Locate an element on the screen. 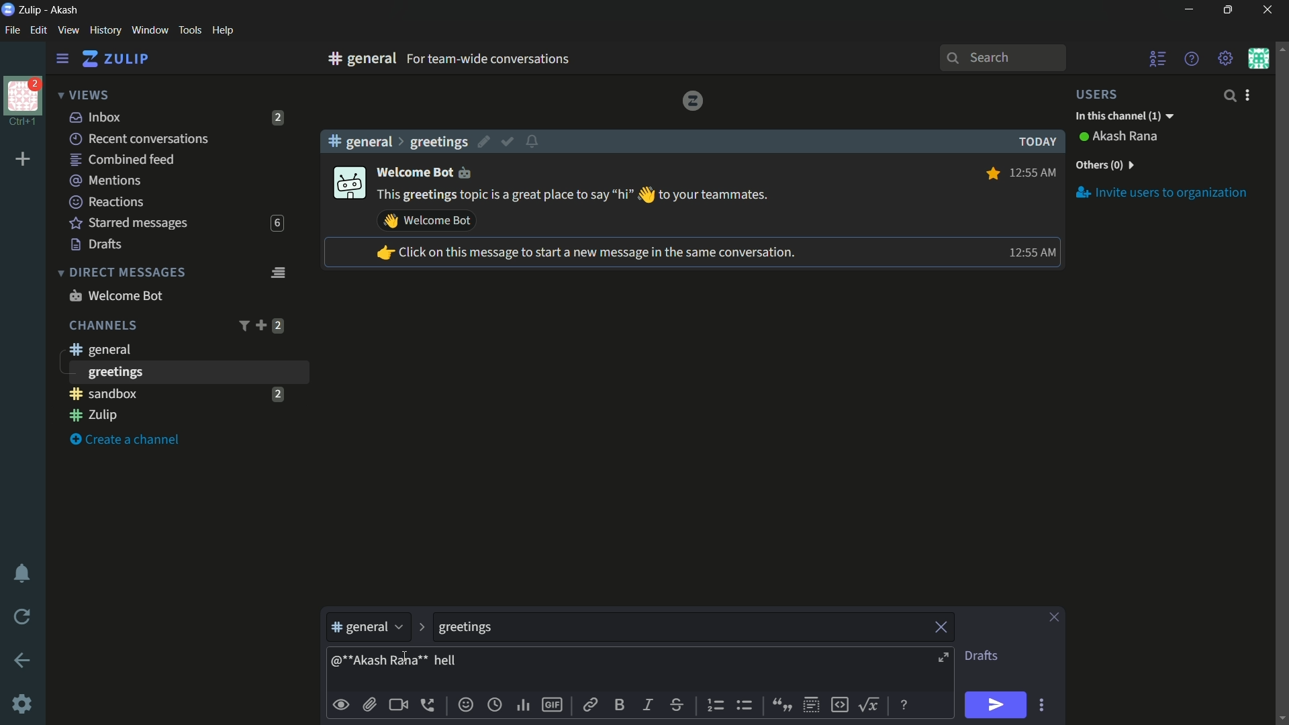 The width and height of the screenshot is (1289, 725). mark as resolved is located at coordinates (509, 142).